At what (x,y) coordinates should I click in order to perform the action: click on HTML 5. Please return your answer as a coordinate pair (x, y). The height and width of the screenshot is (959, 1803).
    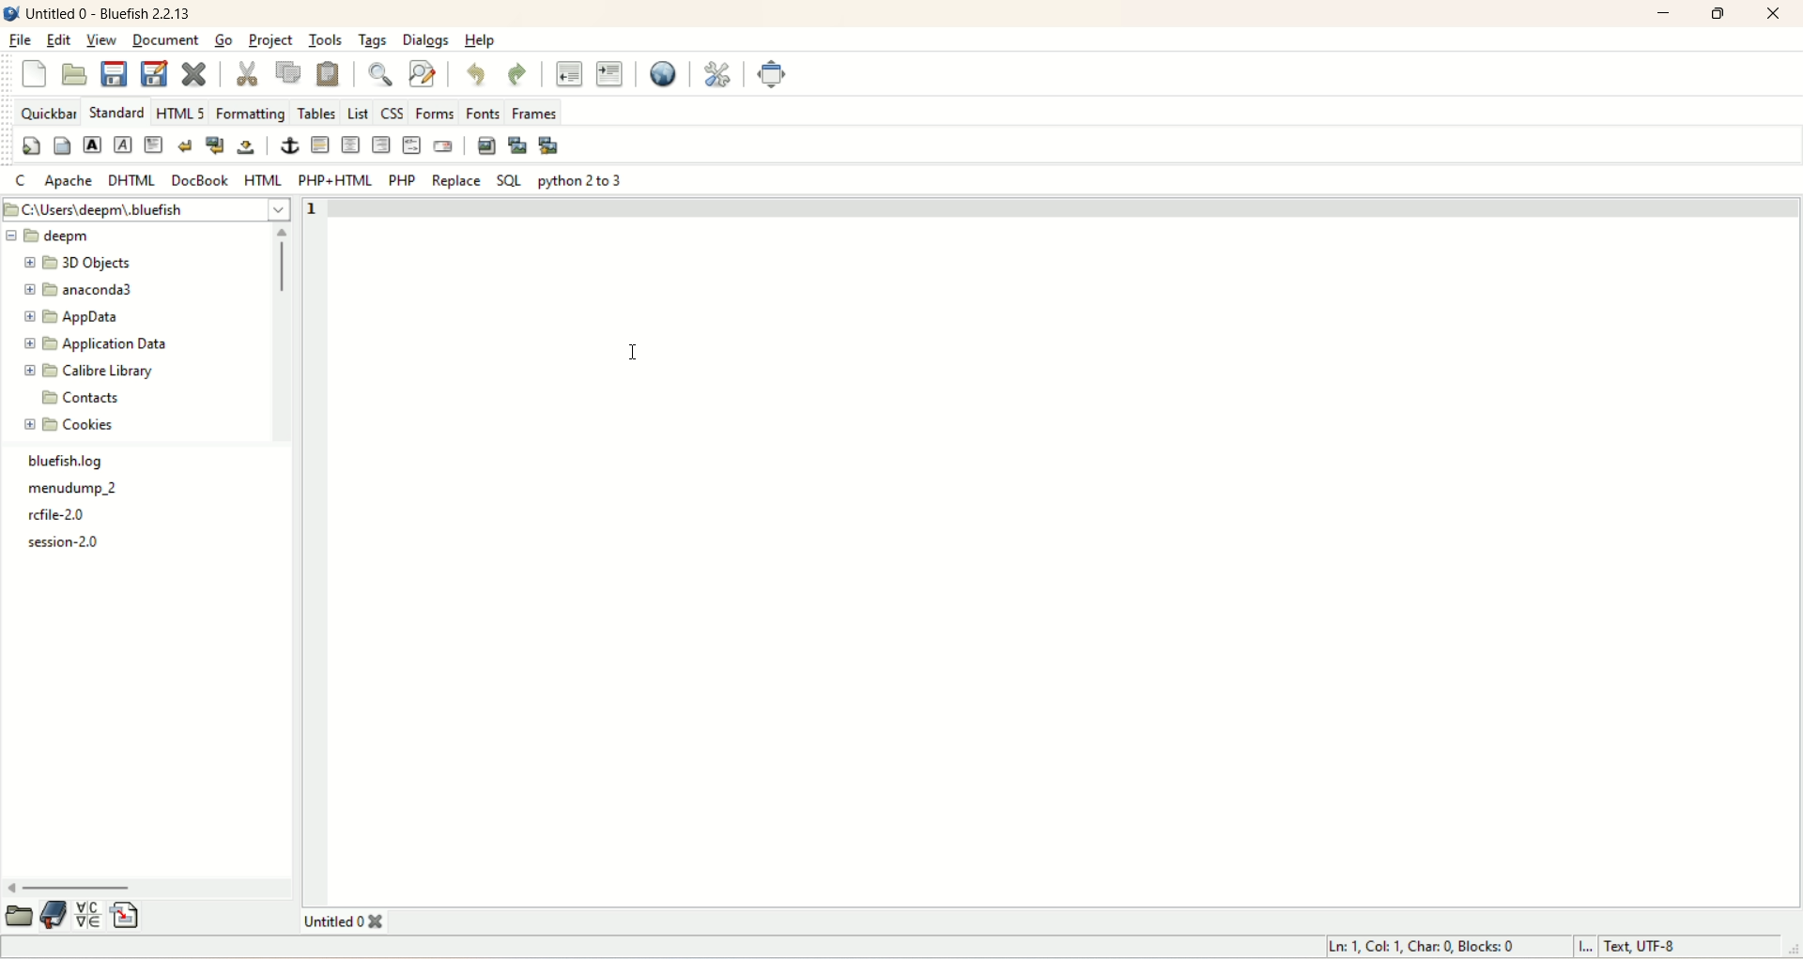
    Looking at the image, I should click on (183, 113).